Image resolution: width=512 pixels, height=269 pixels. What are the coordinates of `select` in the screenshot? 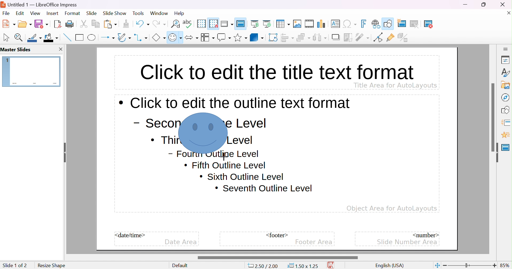 It's located at (7, 37).